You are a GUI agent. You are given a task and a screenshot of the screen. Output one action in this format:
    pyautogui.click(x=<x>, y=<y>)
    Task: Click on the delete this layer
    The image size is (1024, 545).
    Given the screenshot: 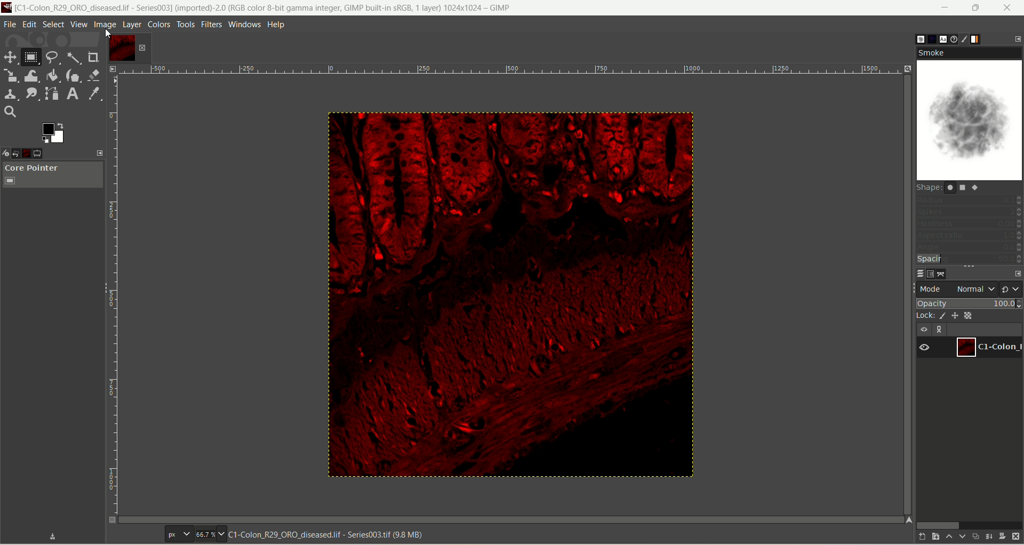 What is the action you would take?
    pyautogui.click(x=1015, y=537)
    